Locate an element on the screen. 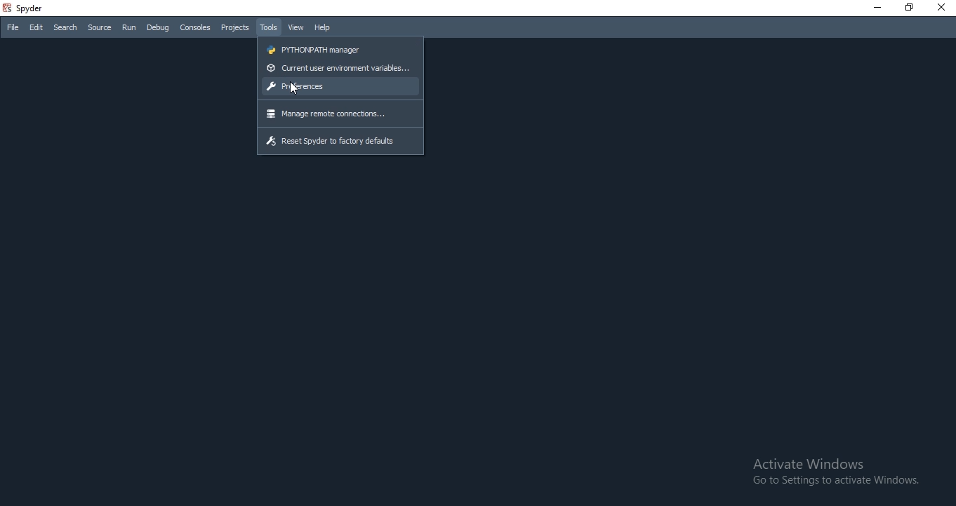  Close is located at coordinates (942, 7).